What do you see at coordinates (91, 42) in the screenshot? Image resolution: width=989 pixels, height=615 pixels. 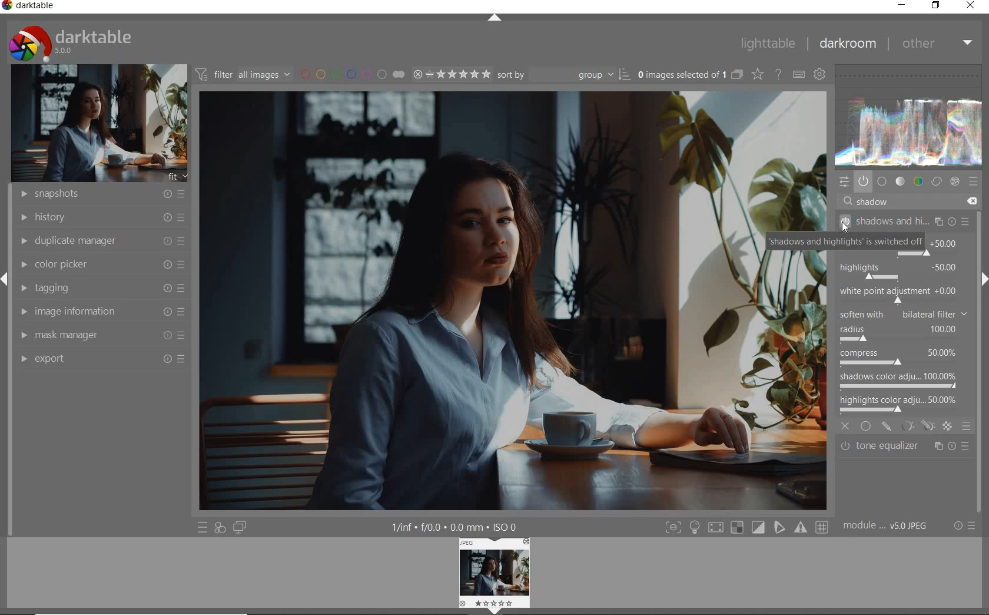 I see `darktable` at bounding box center [91, 42].